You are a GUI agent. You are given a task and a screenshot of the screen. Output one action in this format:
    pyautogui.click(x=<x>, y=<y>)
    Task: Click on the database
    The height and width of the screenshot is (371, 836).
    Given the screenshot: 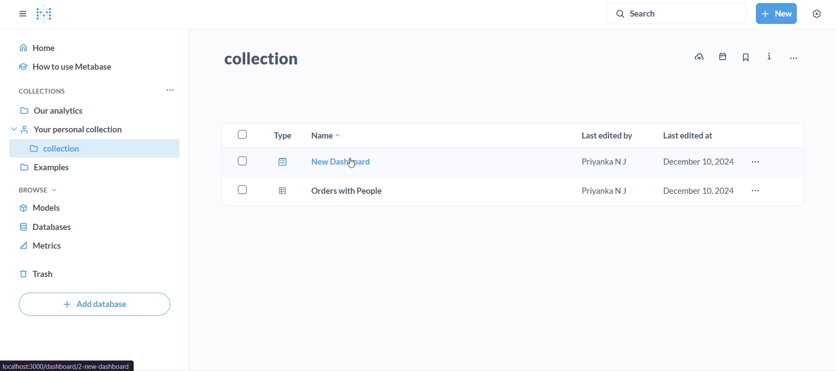 What is the action you would take?
    pyautogui.click(x=97, y=226)
    